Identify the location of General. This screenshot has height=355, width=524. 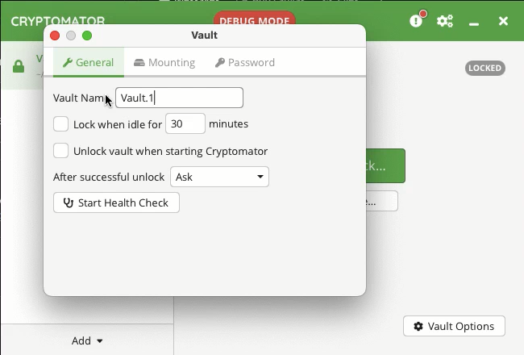
(88, 61).